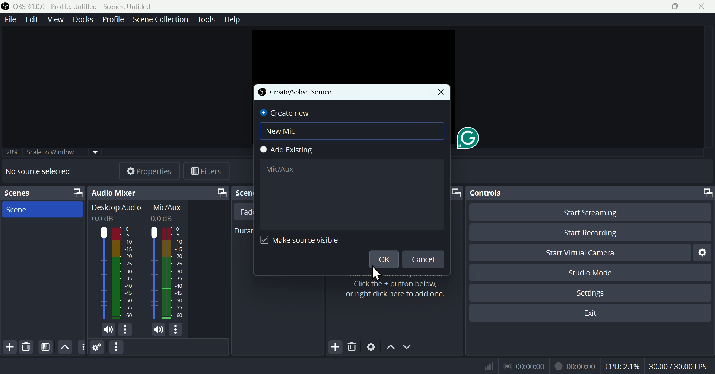 The width and height of the screenshot is (715, 374). Describe the element at coordinates (677, 6) in the screenshot. I see `Restore` at that location.